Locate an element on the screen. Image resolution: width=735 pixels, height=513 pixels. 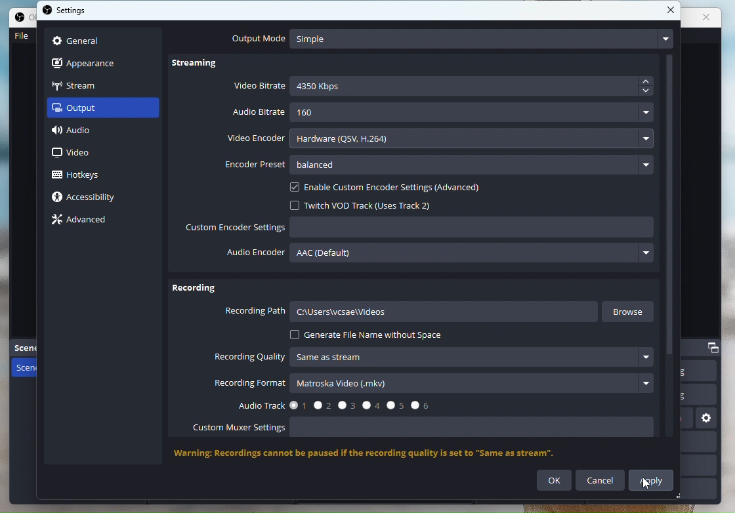
Warning is located at coordinates (378, 454).